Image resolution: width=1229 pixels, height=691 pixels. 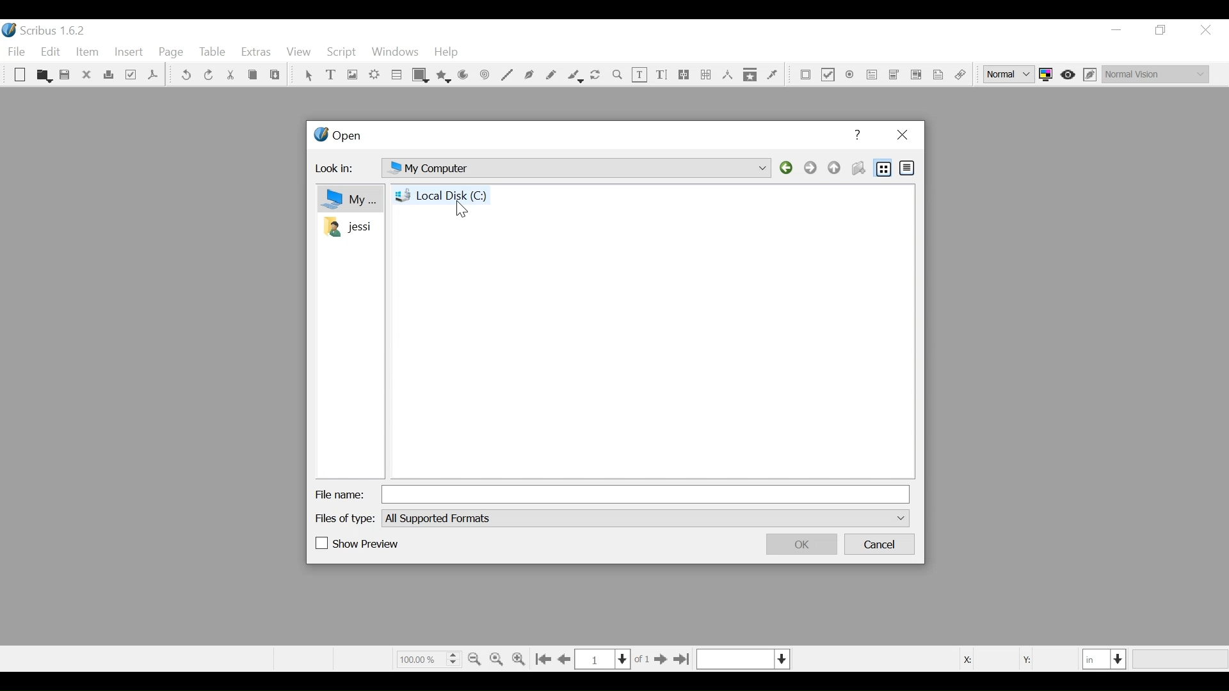 What do you see at coordinates (374, 76) in the screenshot?
I see `Render` at bounding box center [374, 76].